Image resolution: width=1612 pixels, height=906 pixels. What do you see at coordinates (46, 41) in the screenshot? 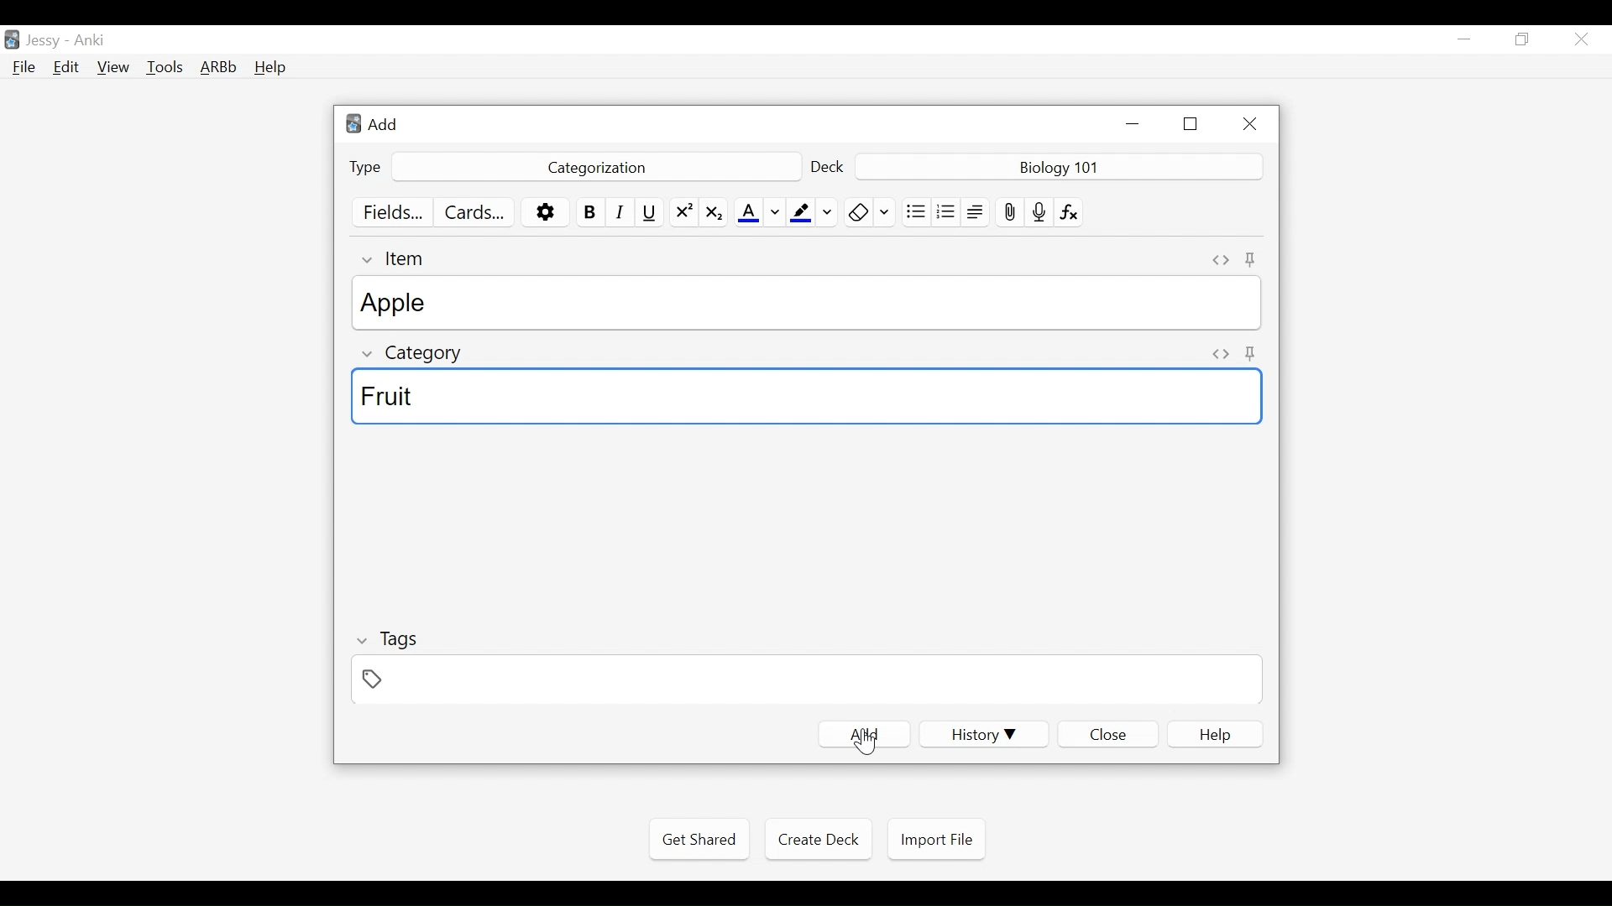
I see `User Nmae` at bounding box center [46, 41].